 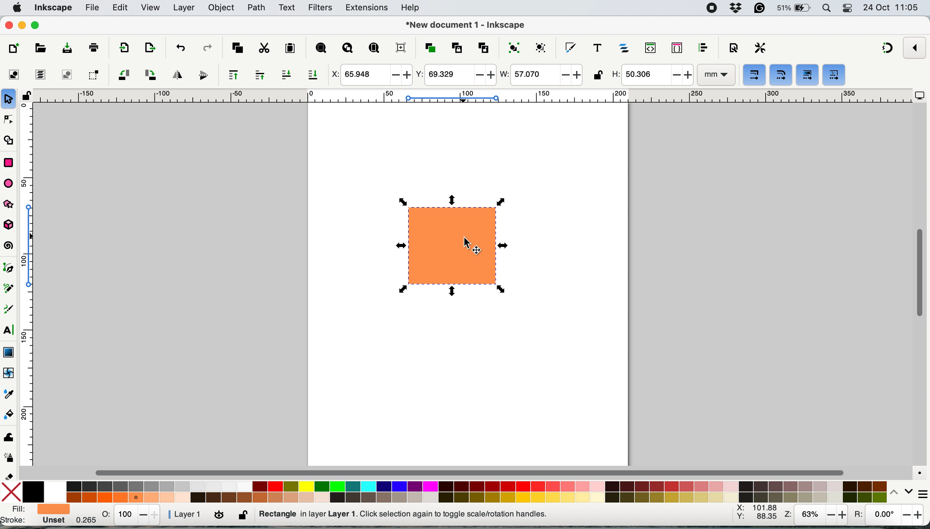 I want to click on layers and objects, so click(x=625, y=48).